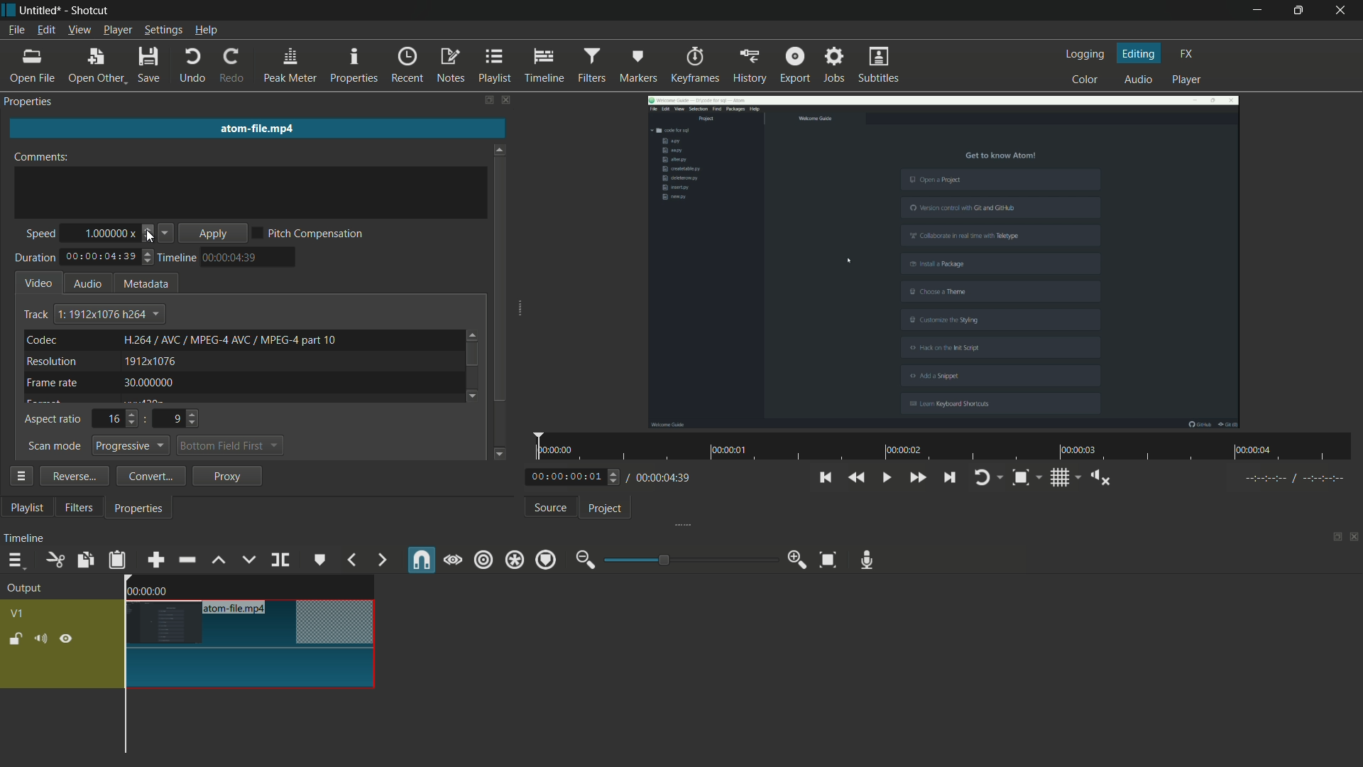 The width and height of the screenshot is (1363, 767). What do you see at coordinates (205, 32) in the screenshot?
I see `help menu` at bounding box center [205, 32].